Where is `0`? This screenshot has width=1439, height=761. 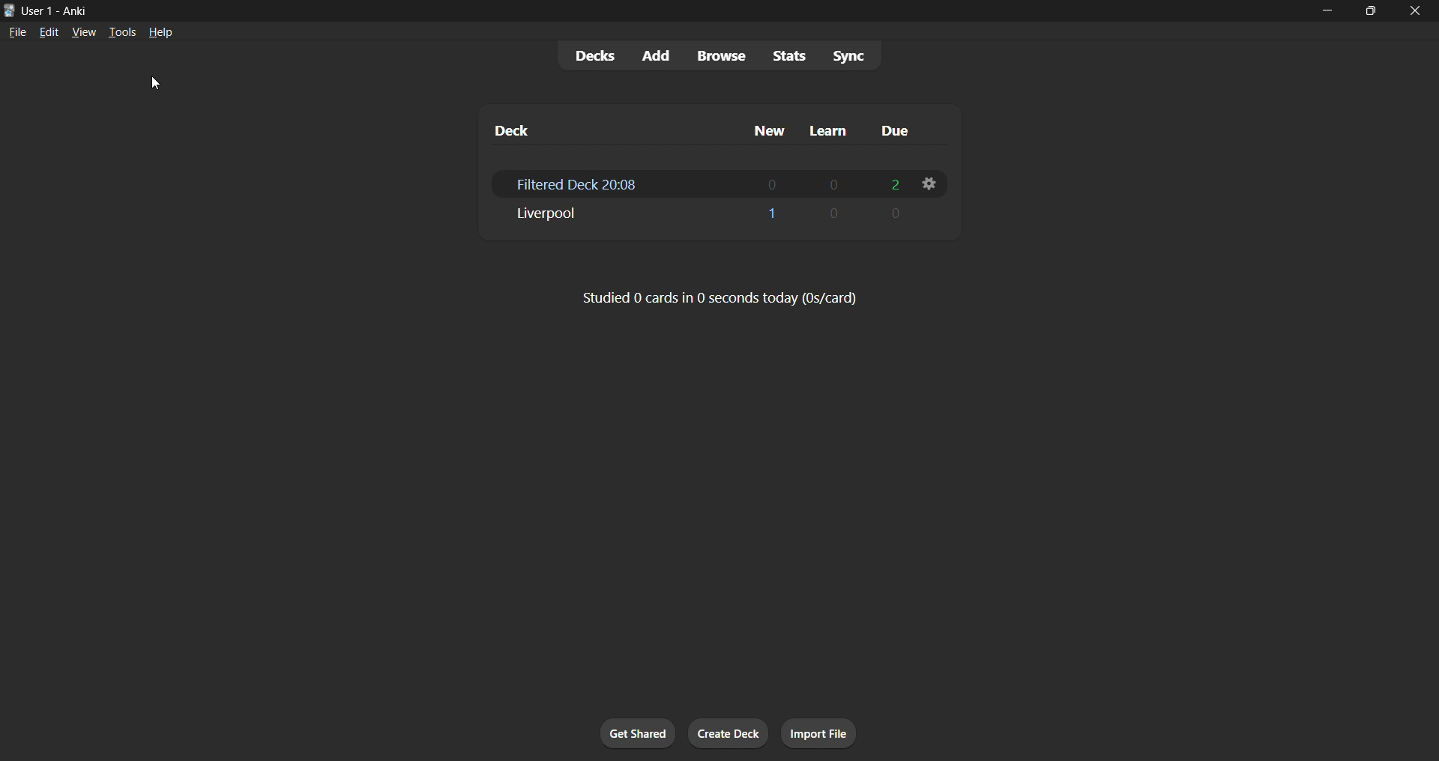
0 is located at coordinates (832, 215).